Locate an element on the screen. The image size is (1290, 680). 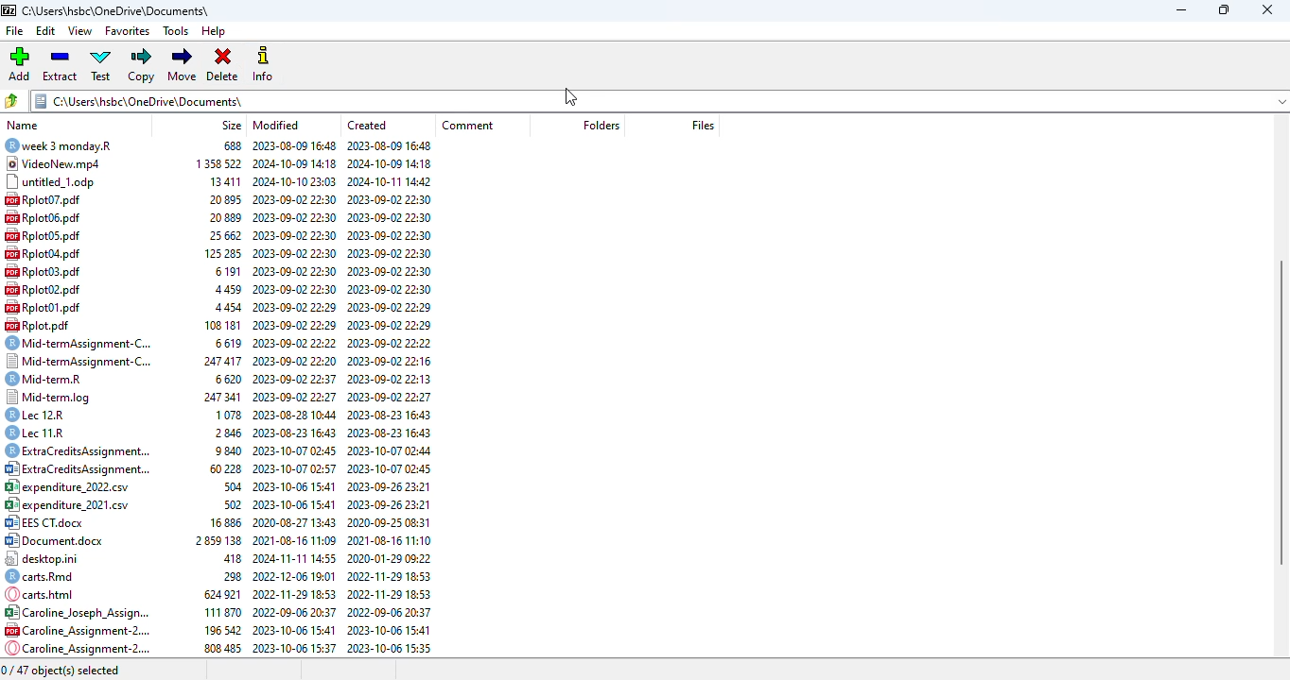
close is located at coordinates (1267, 9).